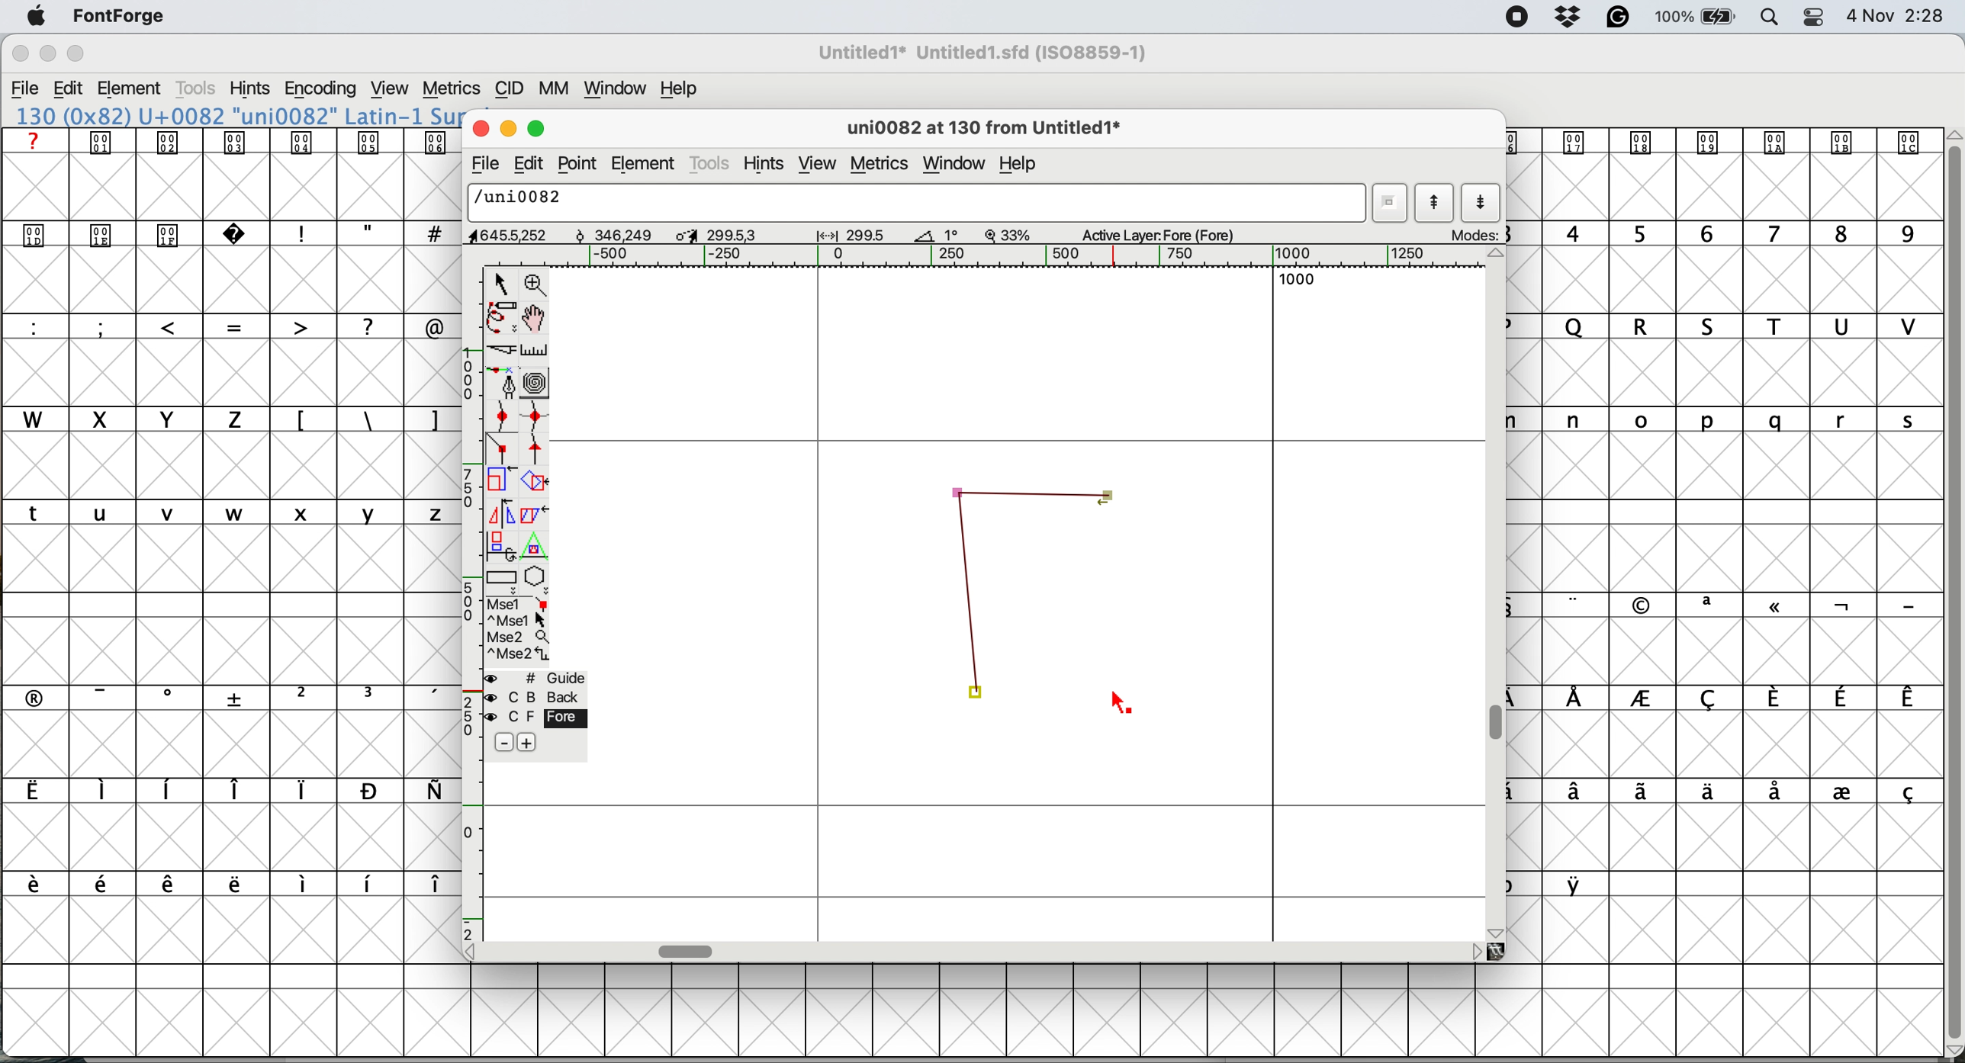 The image size is (1965, 1063). I want to click on view, so click(818, 165).